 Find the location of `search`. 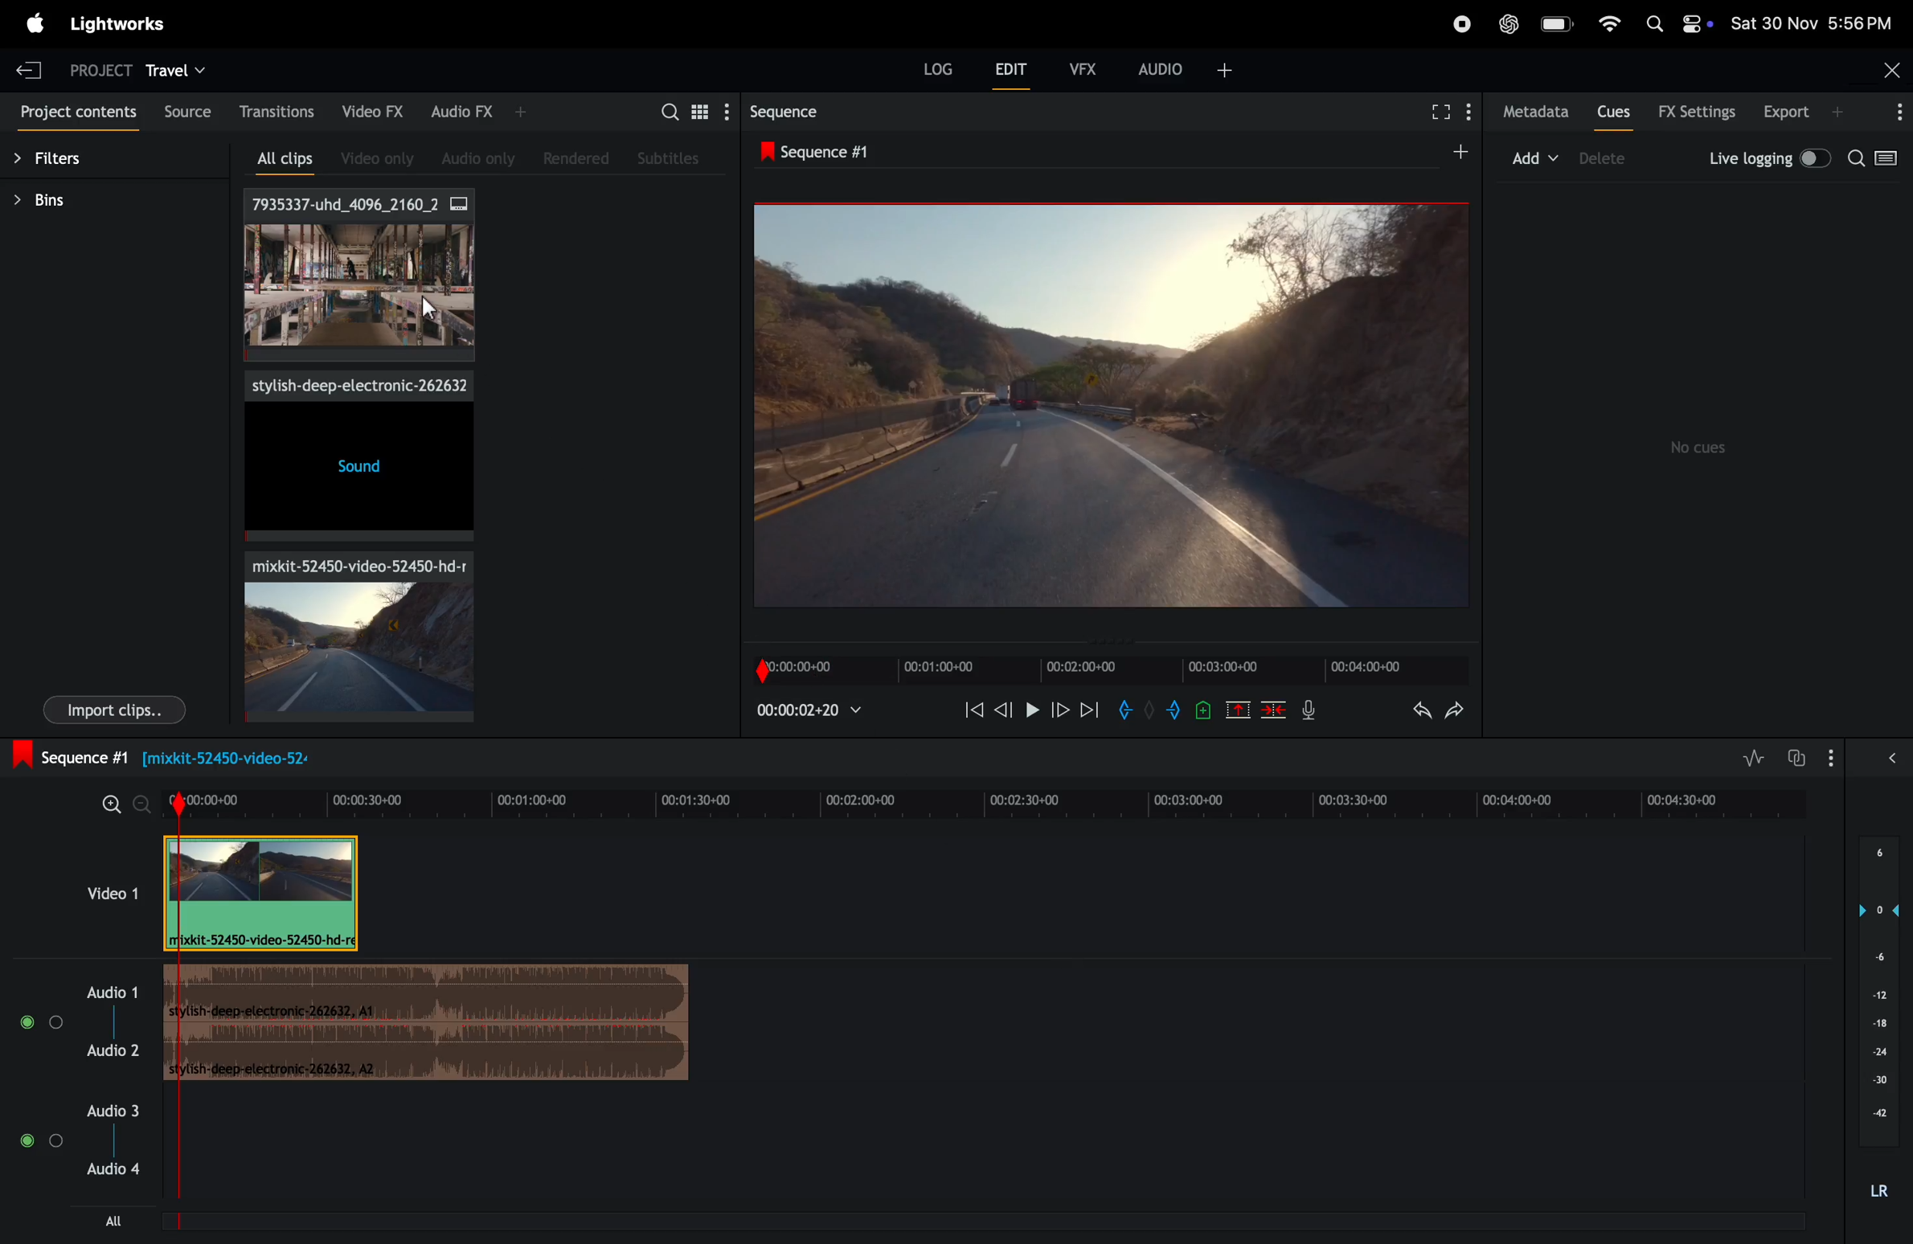

search is located at coordinates (681, 110).